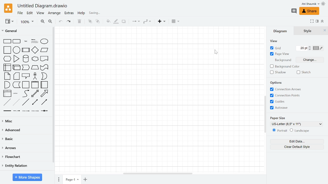 The width and height of the screenshot is (328, 184). What do you see at coordinates (302, 49) in the screenshot?
I see `Current grid pts` at bounding box center [302, 49].